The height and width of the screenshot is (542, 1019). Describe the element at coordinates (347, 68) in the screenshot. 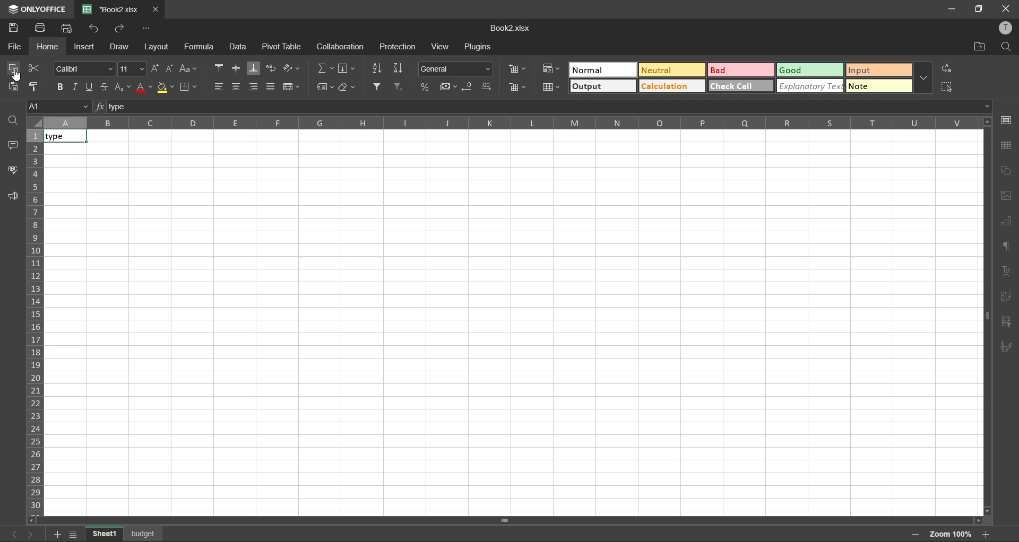

I see `fields` at that location.